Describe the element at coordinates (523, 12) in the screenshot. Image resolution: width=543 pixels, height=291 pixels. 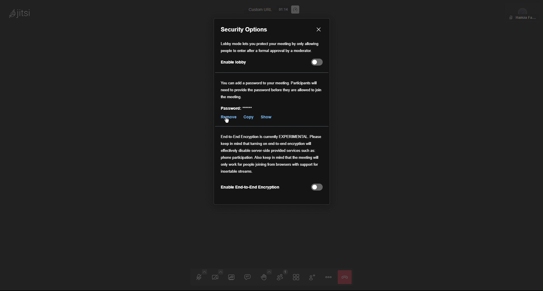
I see `Participant View` at that location.